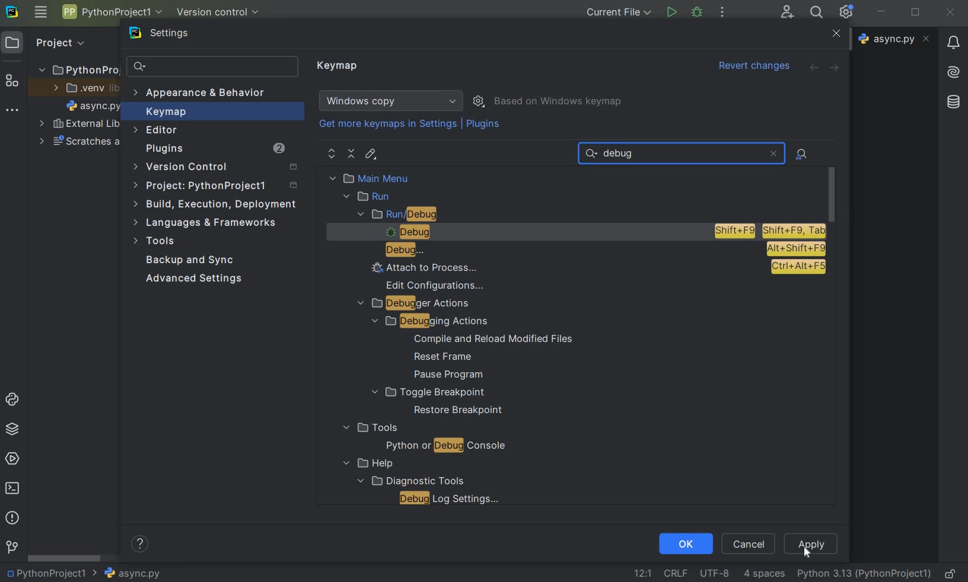 This screenshot has height=582, width=968. Describe the element at coordinates (65, 558) in the screenshot. I see `scrollbar` at that location.